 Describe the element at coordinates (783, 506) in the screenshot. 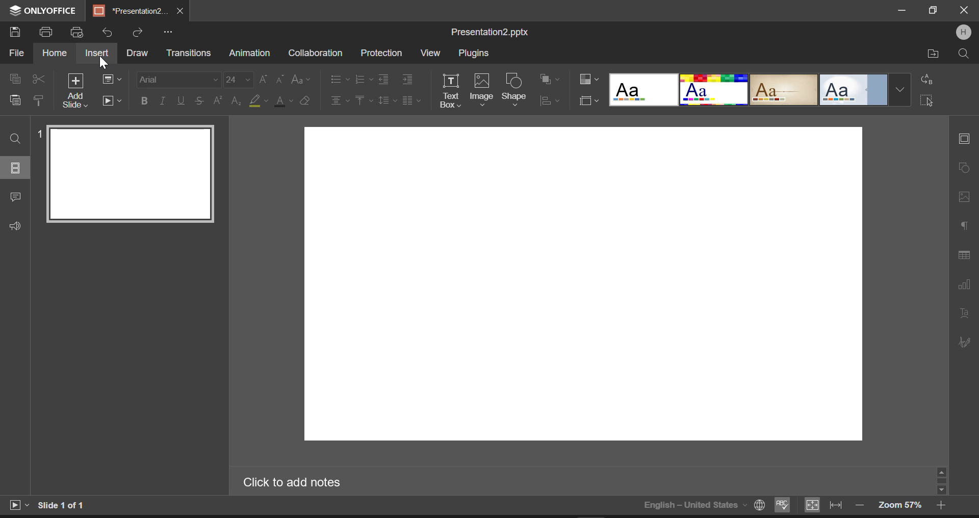

I see `Spellchecking` at that location.